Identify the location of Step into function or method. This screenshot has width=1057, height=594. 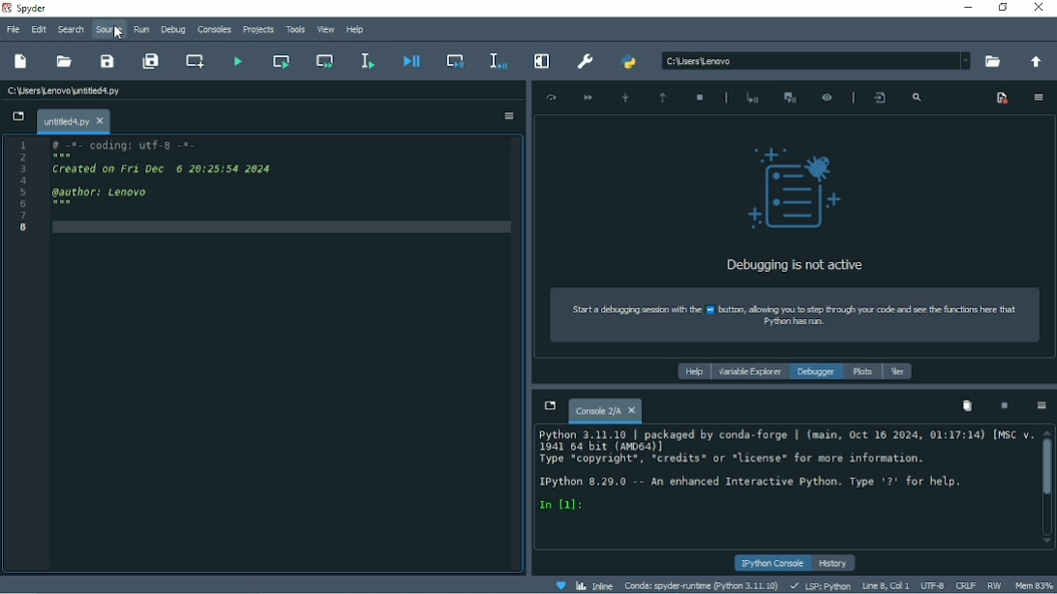
(626, 98).